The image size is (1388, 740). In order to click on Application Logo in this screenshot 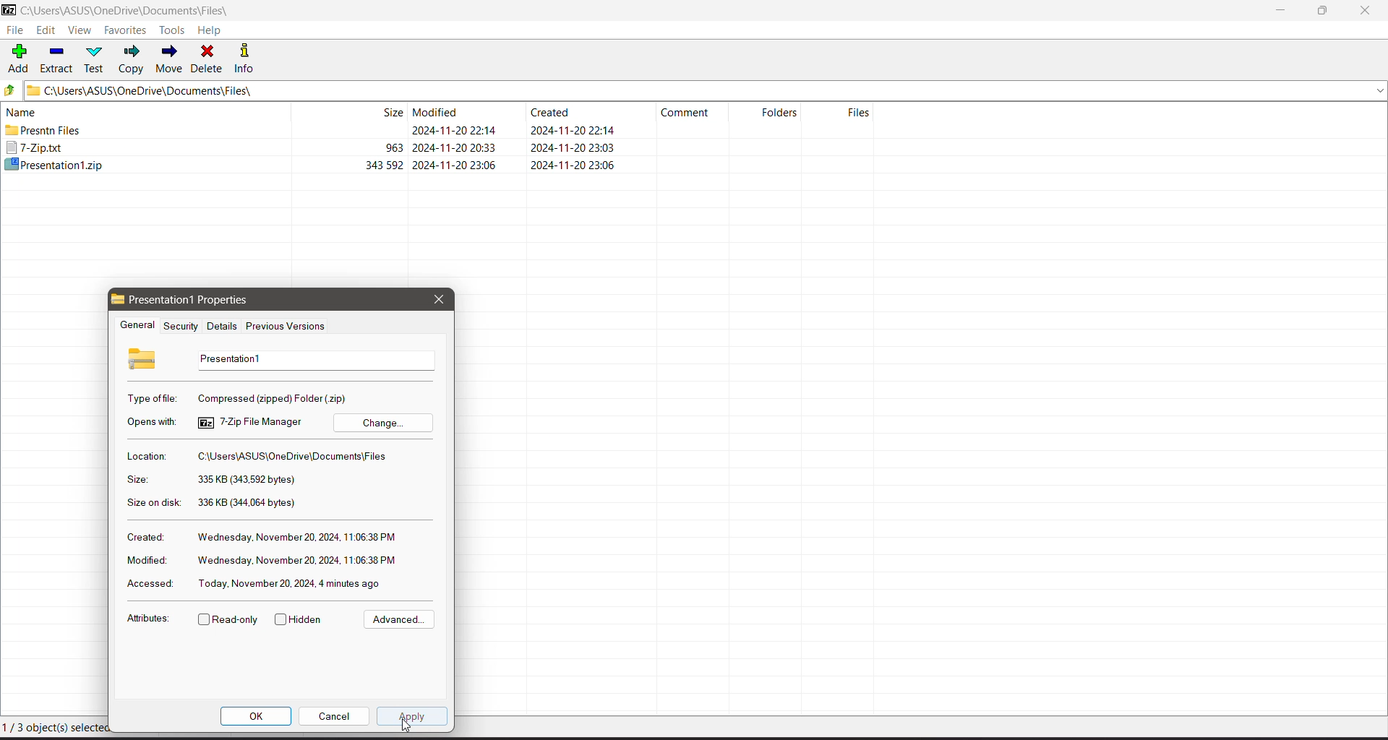, I will do `click(9, 11)`.